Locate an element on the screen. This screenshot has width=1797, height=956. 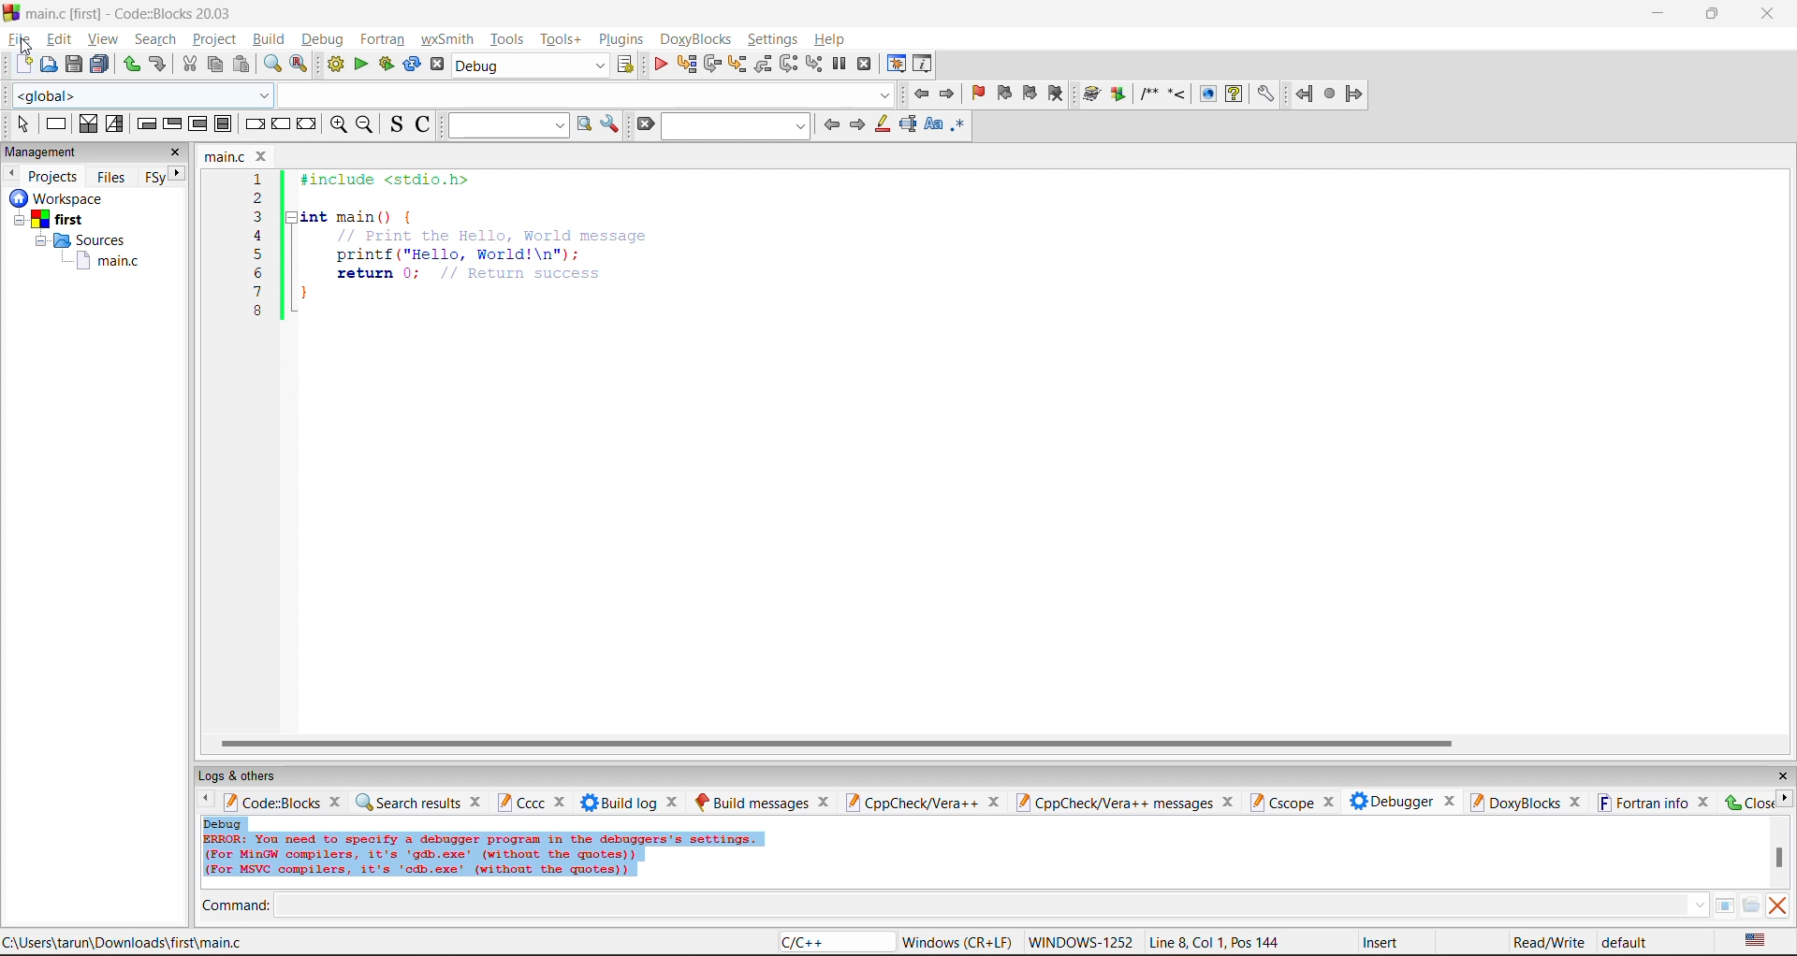
cccc is located at coordinates (520, 802).